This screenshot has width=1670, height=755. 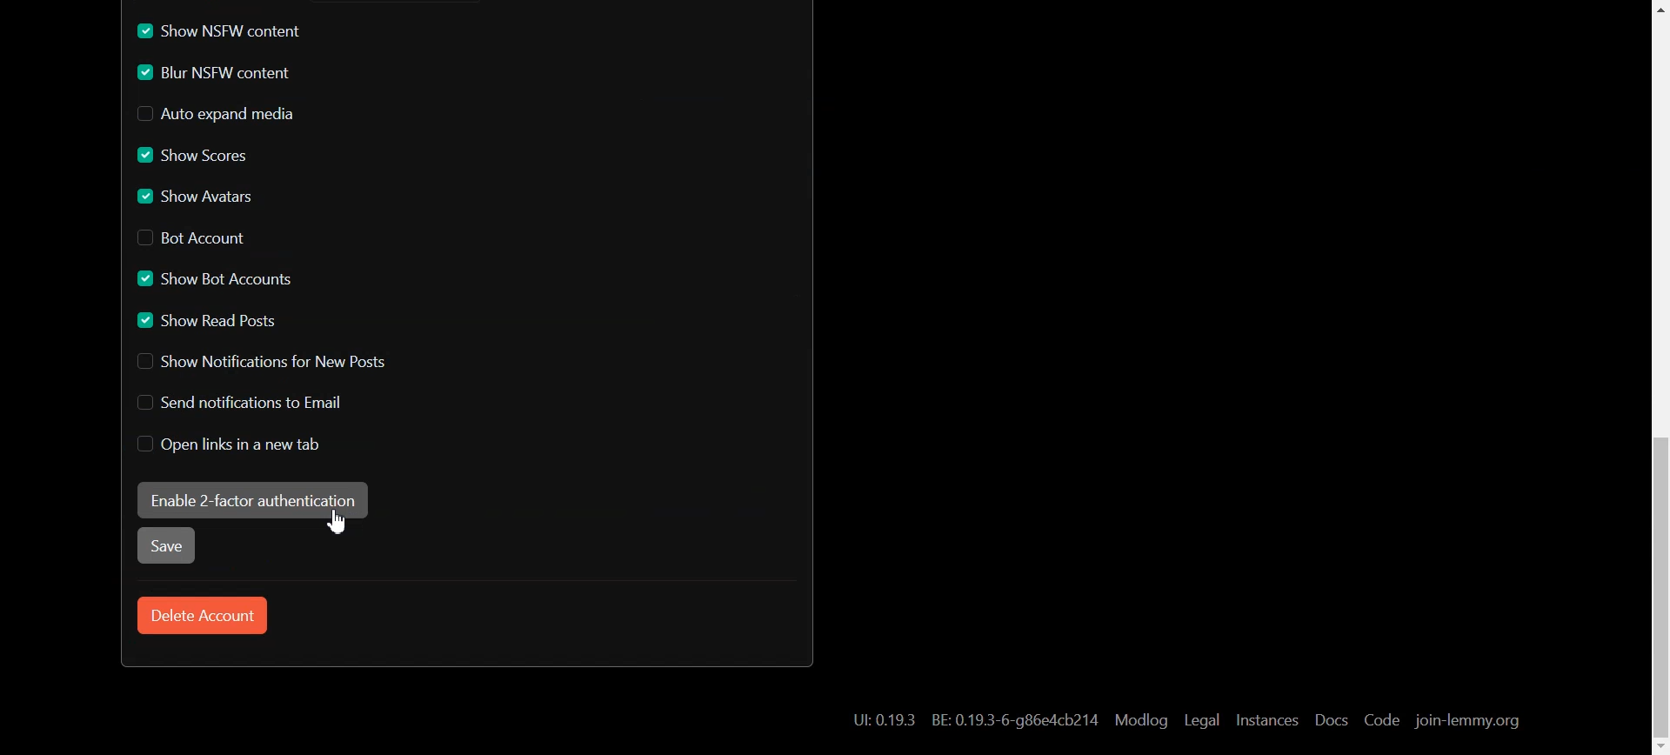 What do you see at coordinates (244, 74) in the screenshot?
I see `Enable Blur NSFW content` at bounding box center [244, 74].